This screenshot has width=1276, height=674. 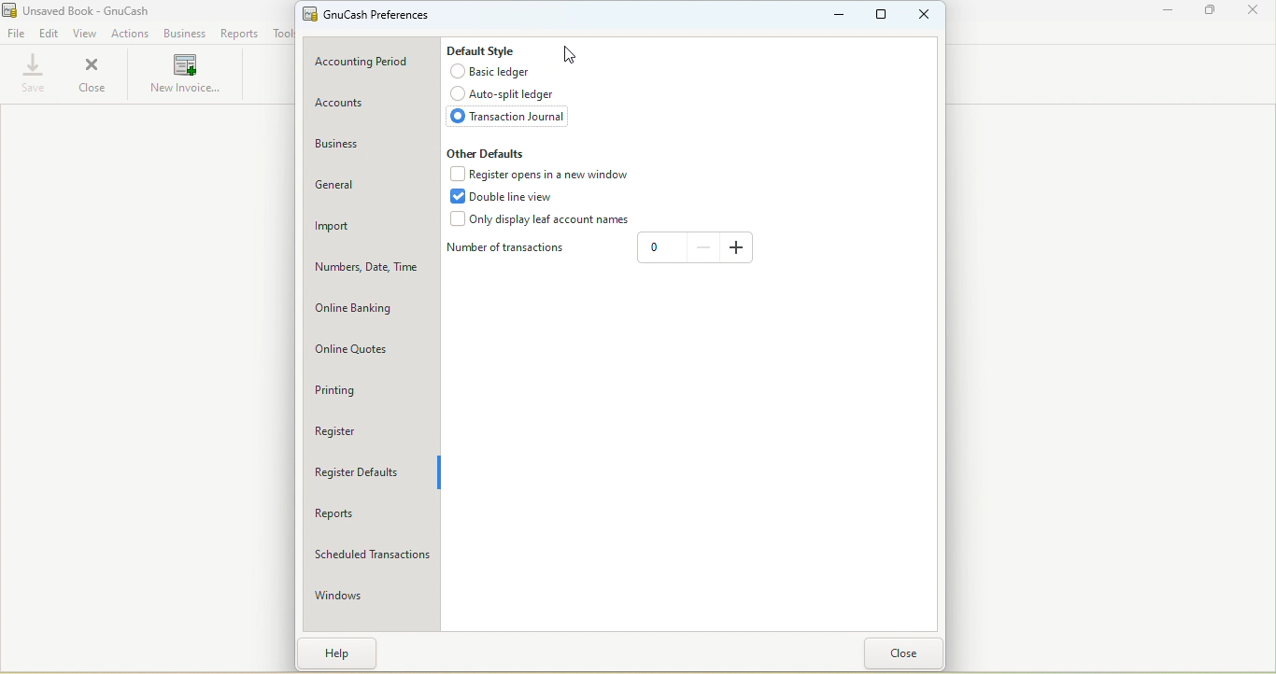 I want to click on Online banking, so click(x=374, y=312).